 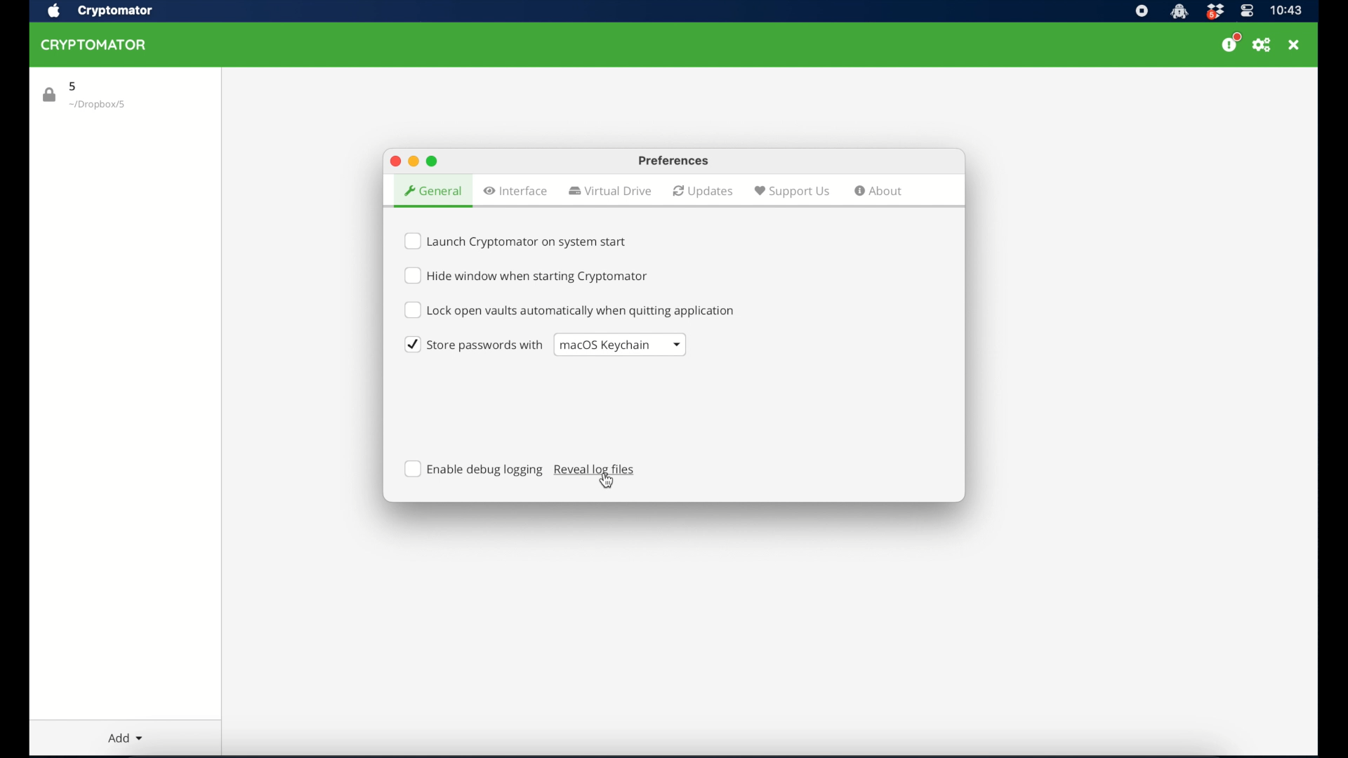 I want to click on cryptomator, so click(x=93, y=45).